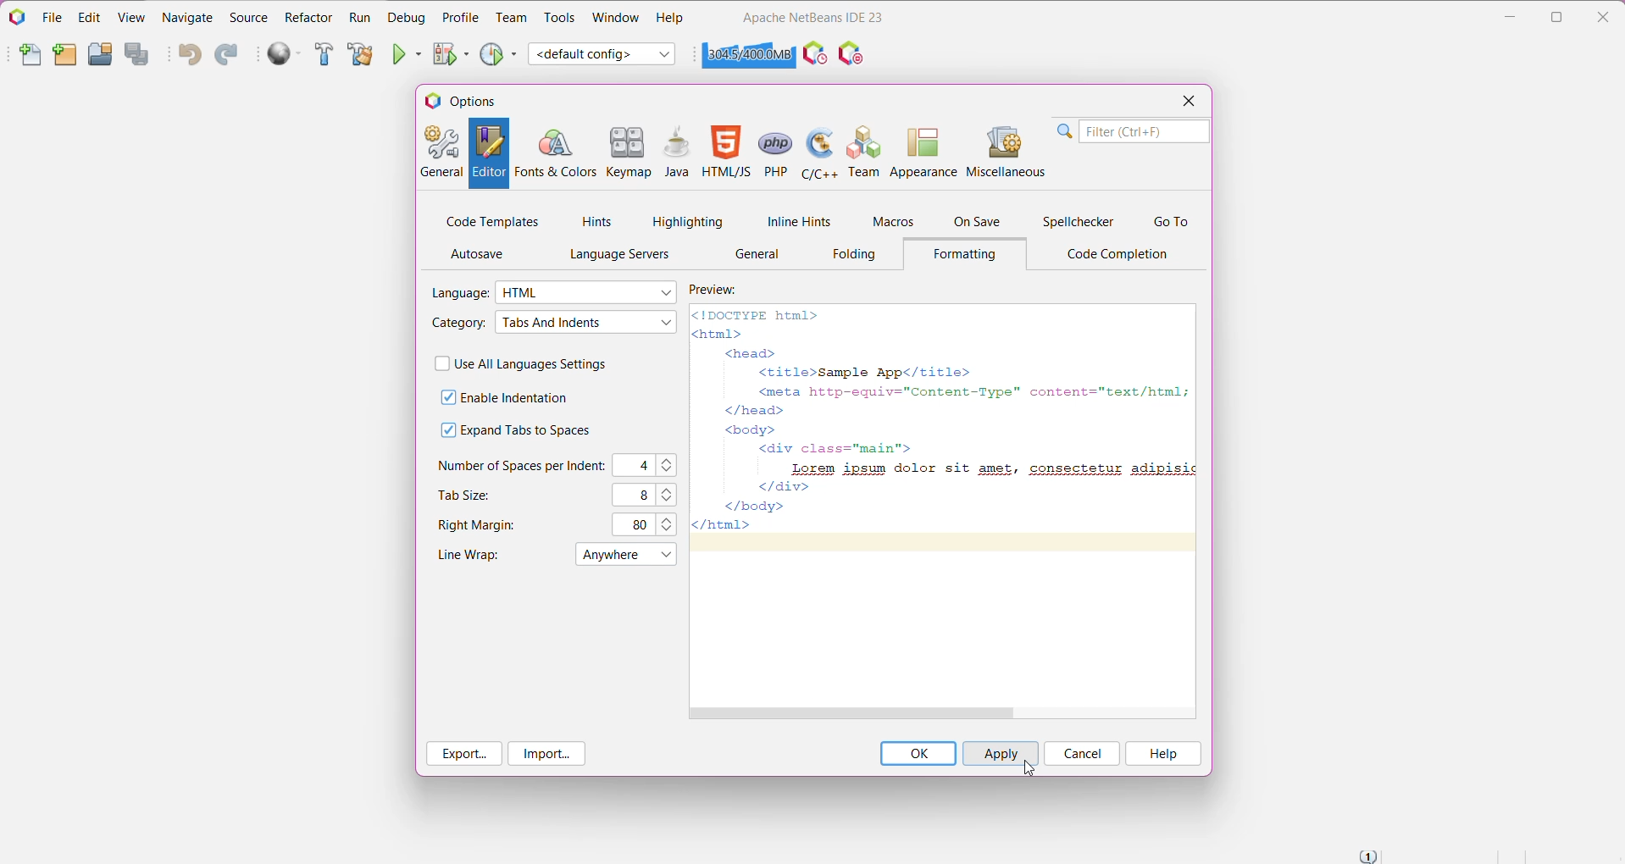  Describe the element at coordinates (248, 18) in the screenshot. I see `Source` at that location.